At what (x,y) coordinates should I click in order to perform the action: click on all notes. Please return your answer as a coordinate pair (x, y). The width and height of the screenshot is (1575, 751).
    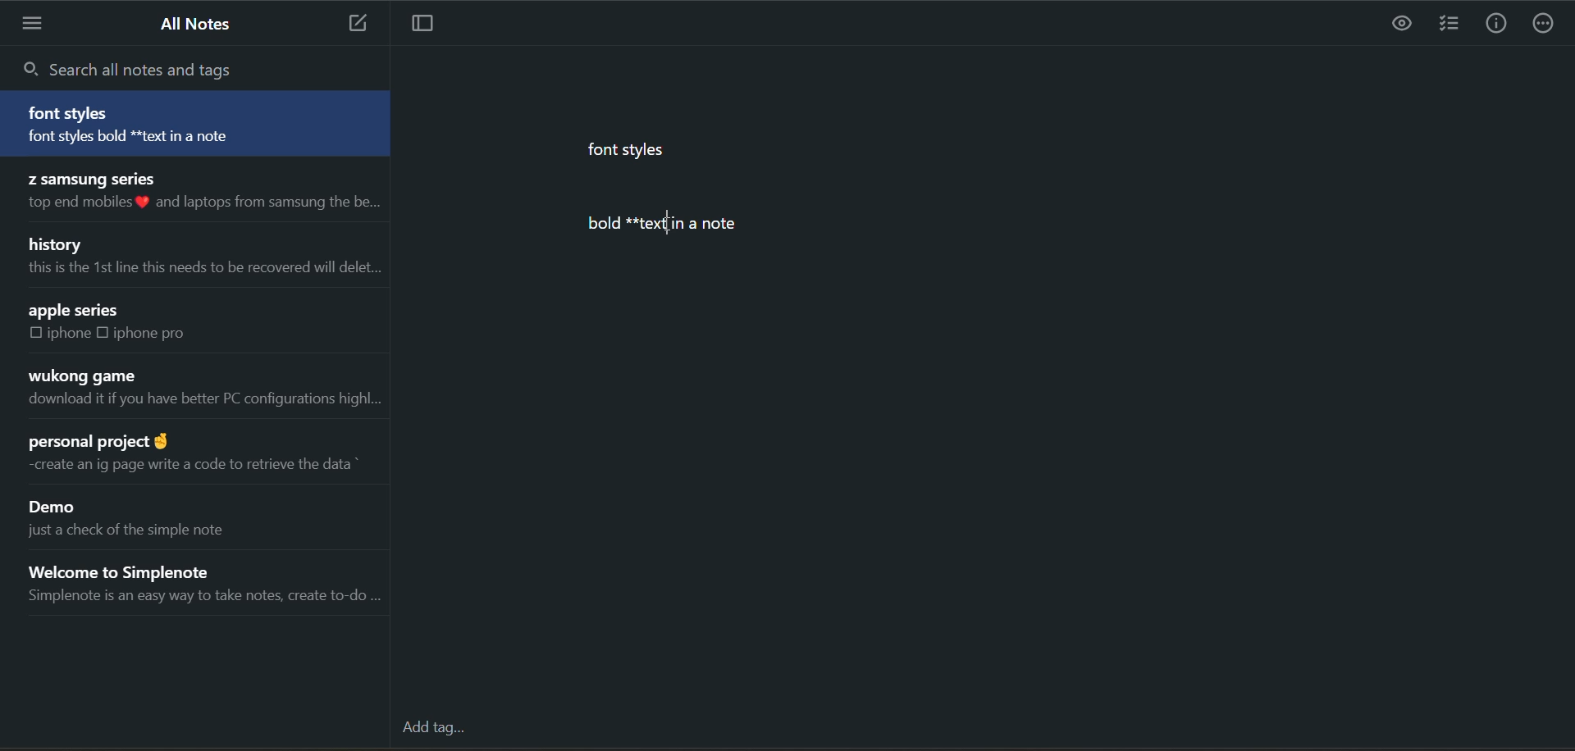
    Looking at the image, I should click on (199, 25).